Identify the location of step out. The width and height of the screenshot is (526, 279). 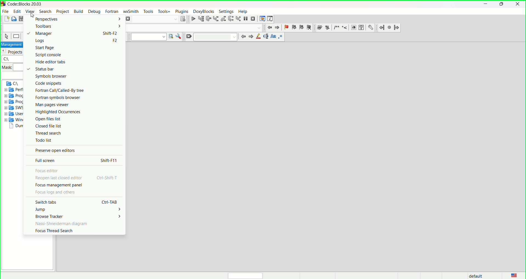
(223, 19).